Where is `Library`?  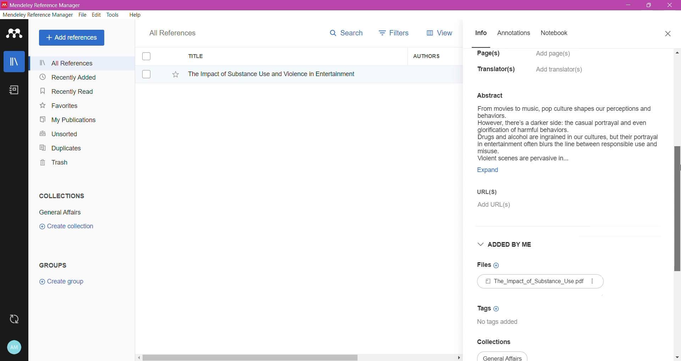 Library is located at coordinates (14, 62).